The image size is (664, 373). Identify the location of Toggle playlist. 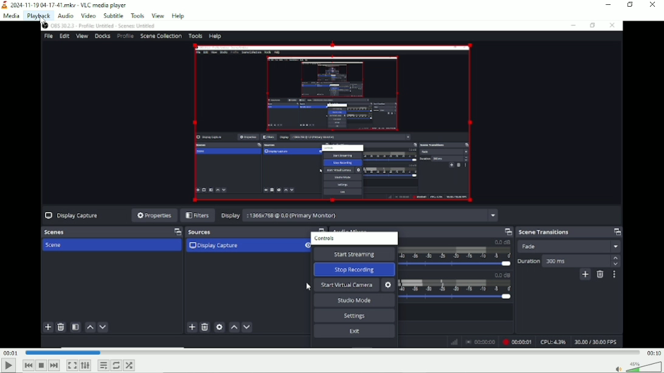
(103, 365).